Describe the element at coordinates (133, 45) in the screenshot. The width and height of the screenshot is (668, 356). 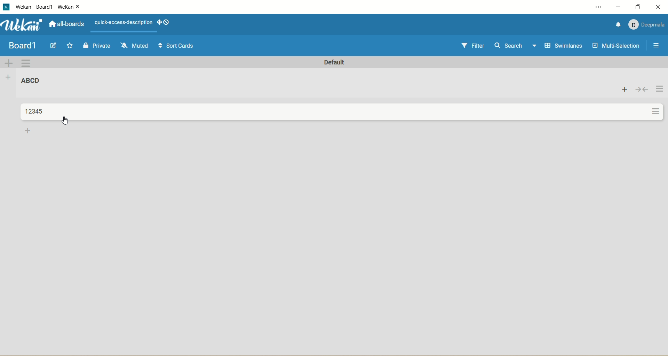
I see `muted` at that location.